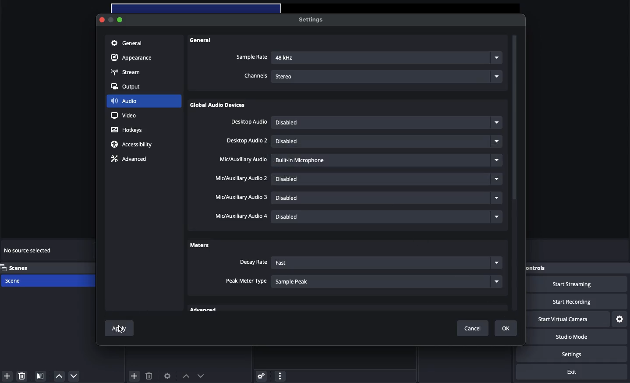 The width and height of the screenshot is (630, 383). What do you see at coordinates (549, 268) in the screenshot?
I see `Controls` at bounding box center [549, 268].